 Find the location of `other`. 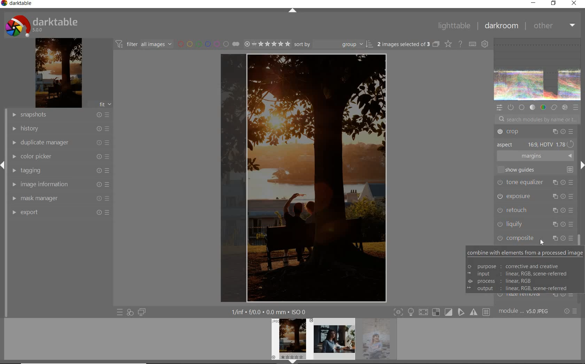

other is located at coordinates (554, 26).